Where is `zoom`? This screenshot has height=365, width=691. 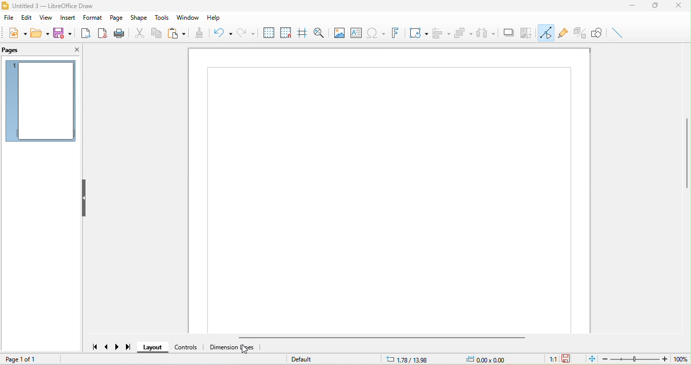 zoom is located at coordinates (645, 359).